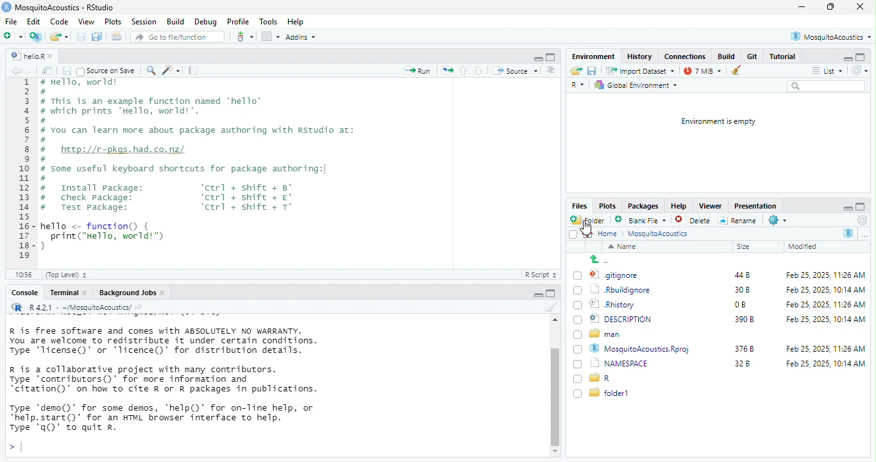 This screenshot has width=876, height=462. What do you see at coordinates (832, 36) in the screenshot?
I see `® MosquitoAcoustics *` at bounding box center [832, 36].